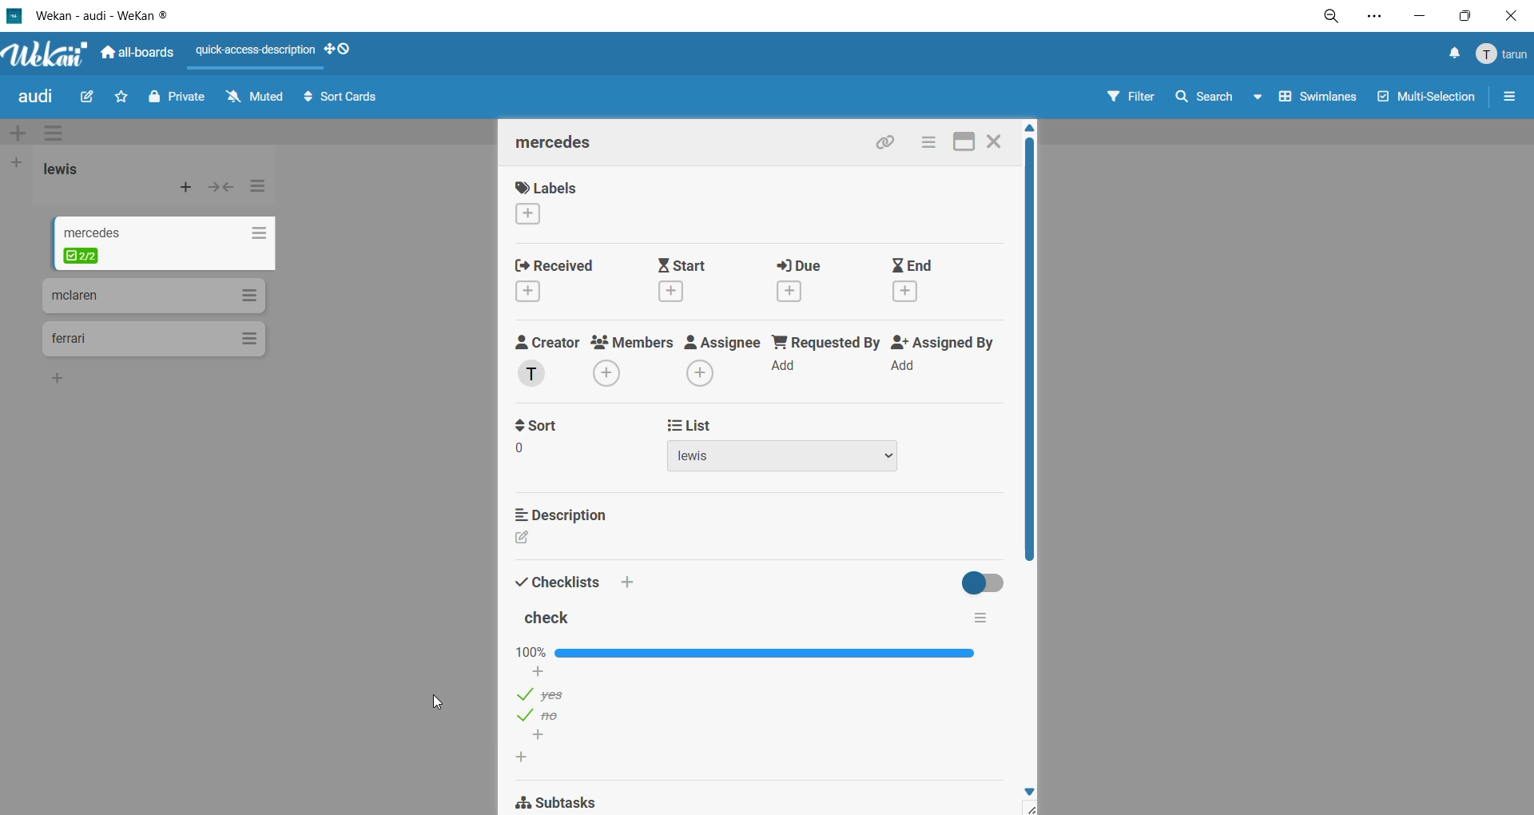  Describe the element at coordinates (1425, 14) in the screenshot. I see `minimize` at that location.